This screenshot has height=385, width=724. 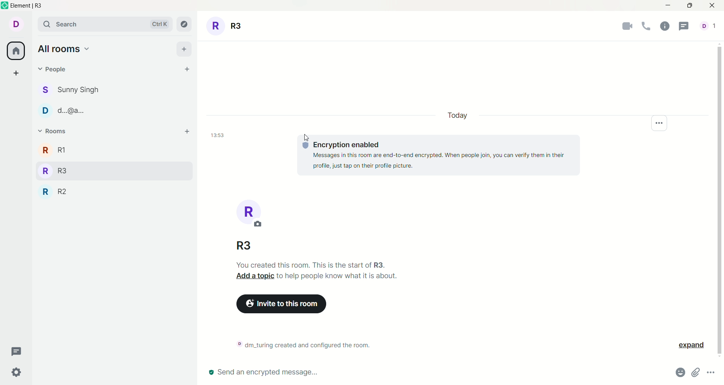 I want to click on Text, so click(x=318, y=271).